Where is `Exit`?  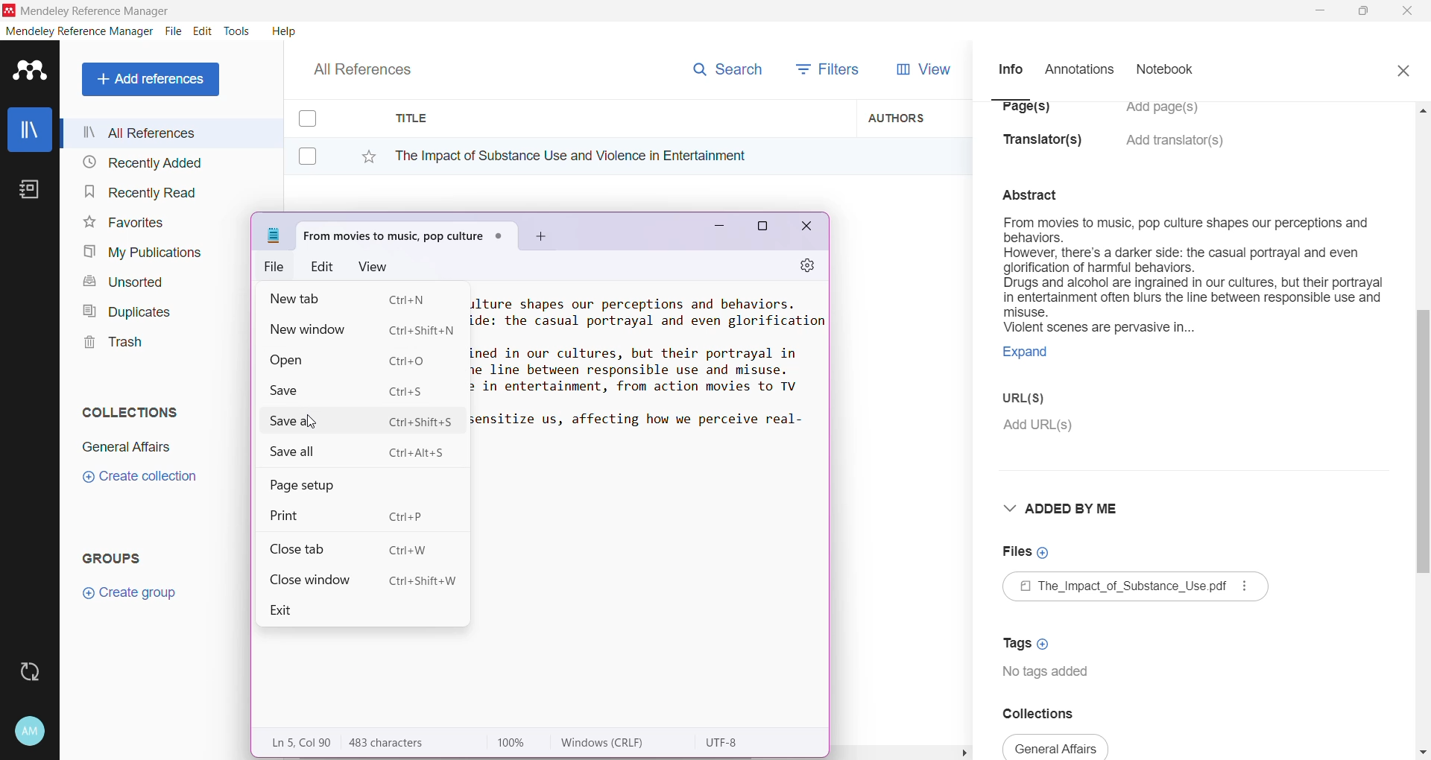
Exit is located at coordinates (296, 610).